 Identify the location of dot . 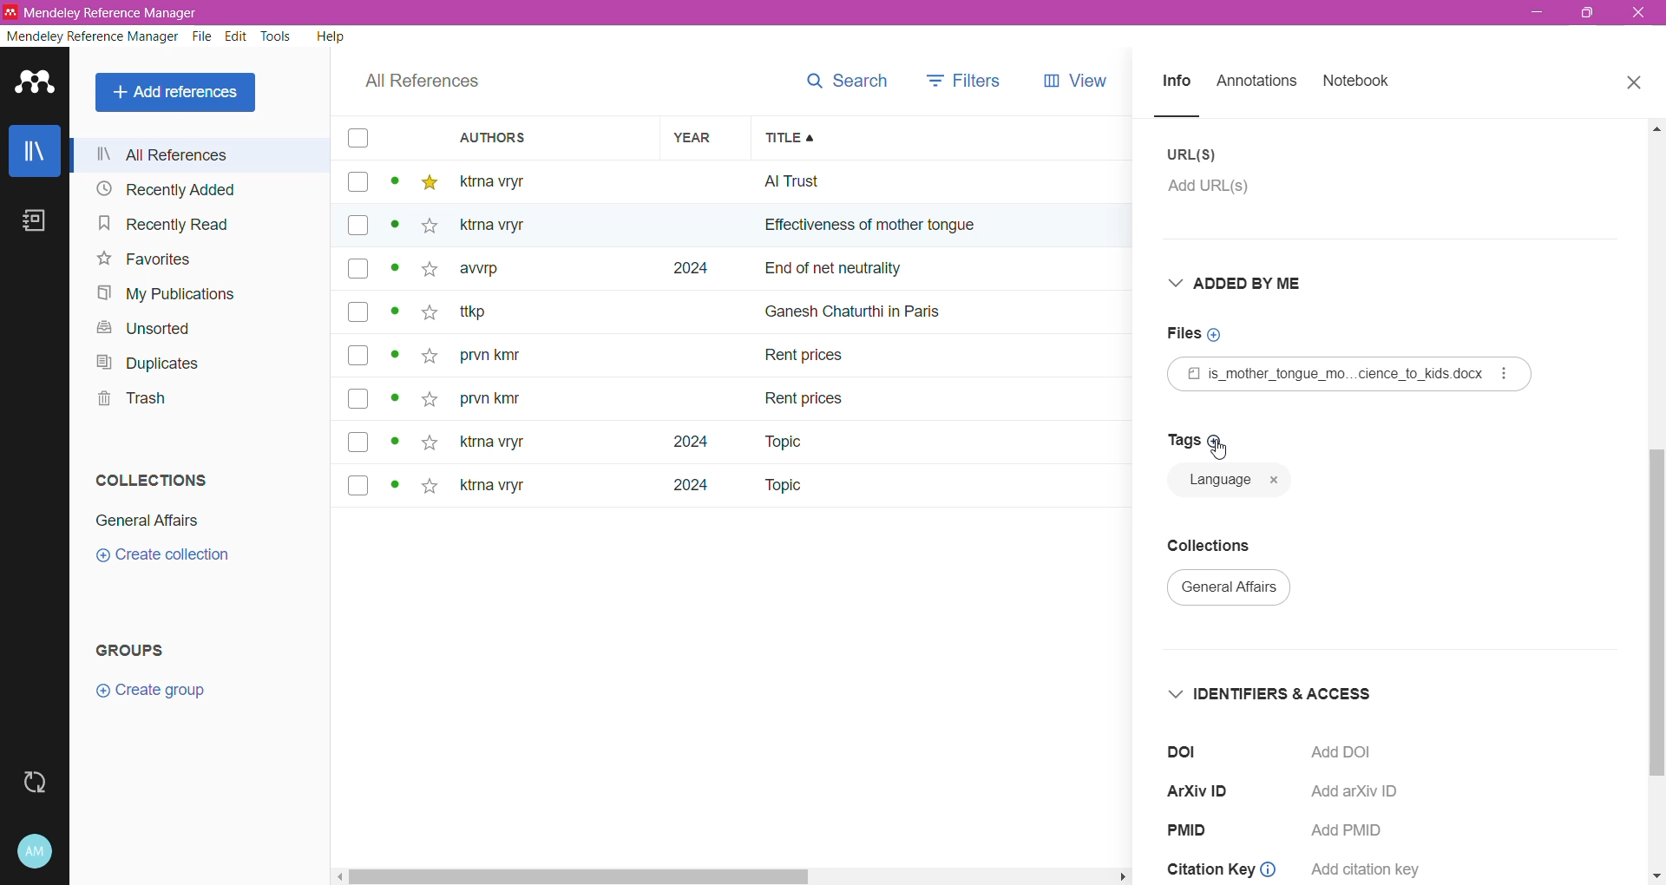
(397, 442).